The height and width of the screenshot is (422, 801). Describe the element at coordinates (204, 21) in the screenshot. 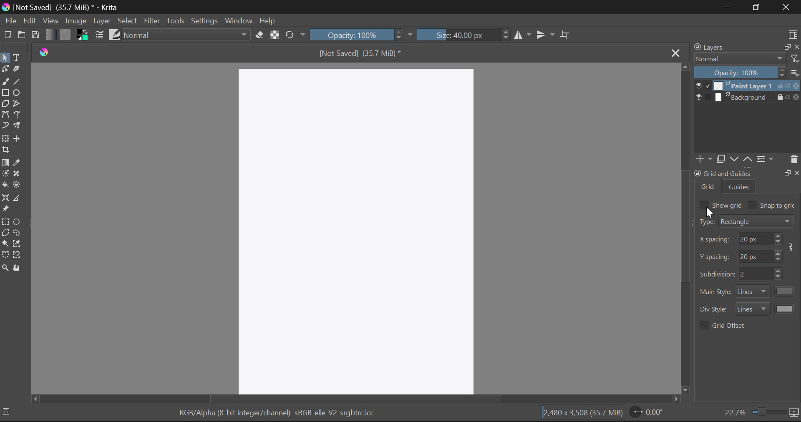

I see `Settings` at that location.